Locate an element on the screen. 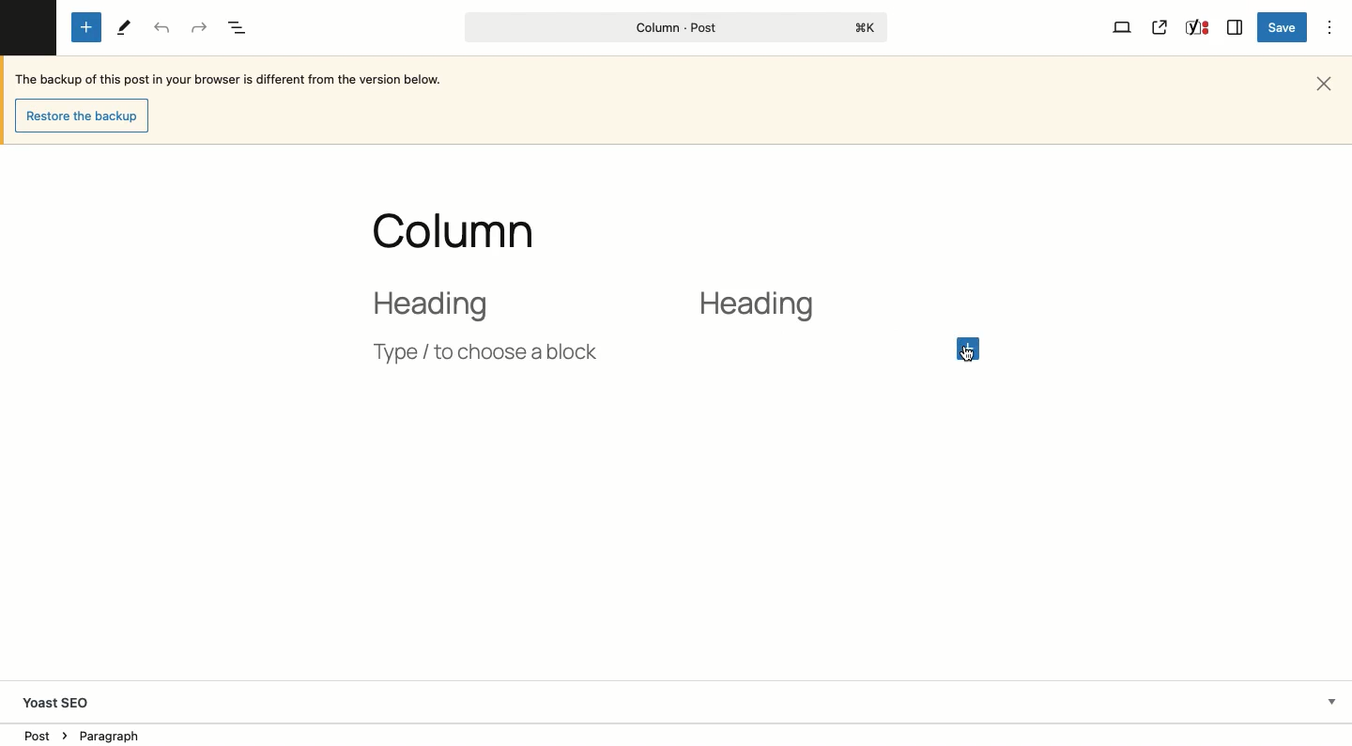  Click is located at coordinates (972, 350).